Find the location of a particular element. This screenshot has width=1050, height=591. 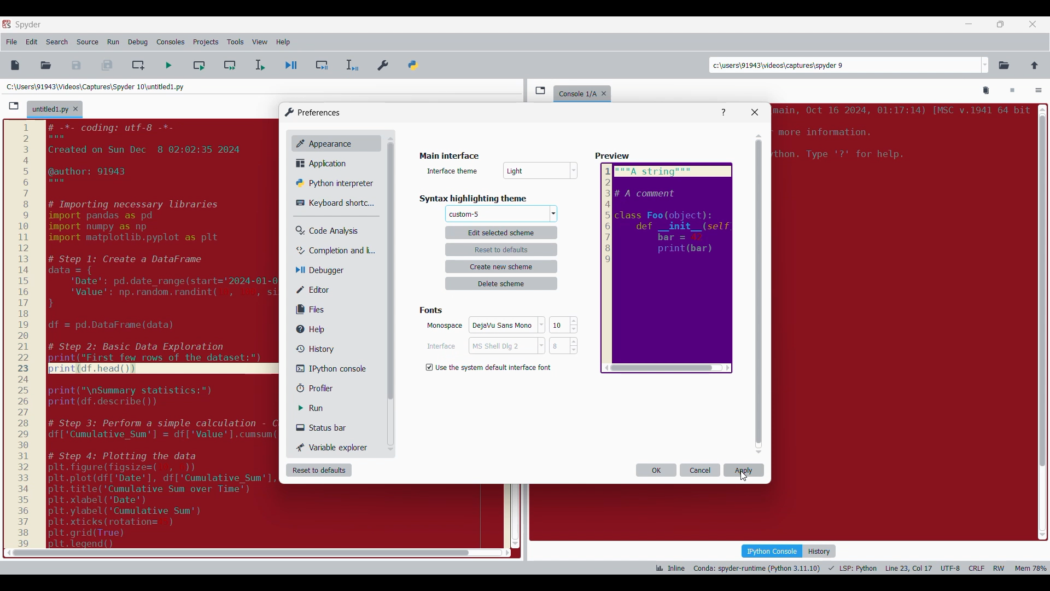

Run menu is located at coordinates (113, 42).